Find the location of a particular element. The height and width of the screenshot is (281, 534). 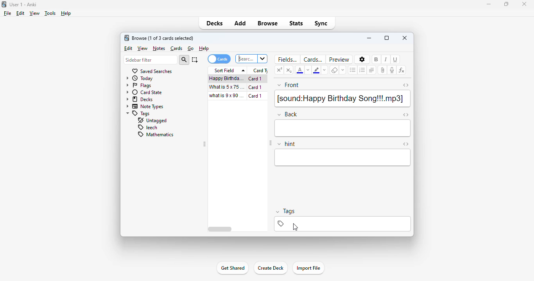

back is located at coordinates (287, 114).